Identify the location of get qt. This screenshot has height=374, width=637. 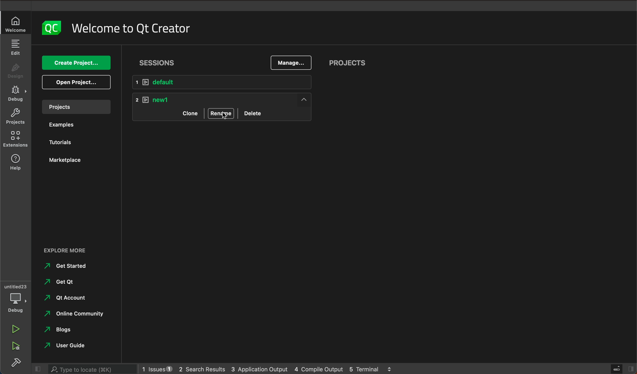
(64, 281).